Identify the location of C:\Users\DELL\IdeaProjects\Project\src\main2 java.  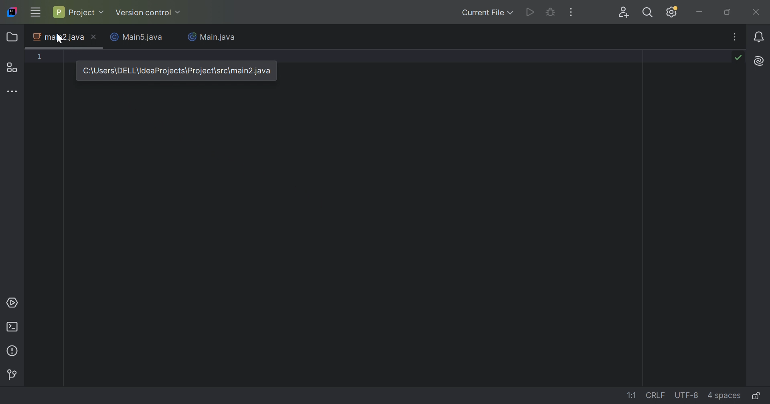
(177, 71).